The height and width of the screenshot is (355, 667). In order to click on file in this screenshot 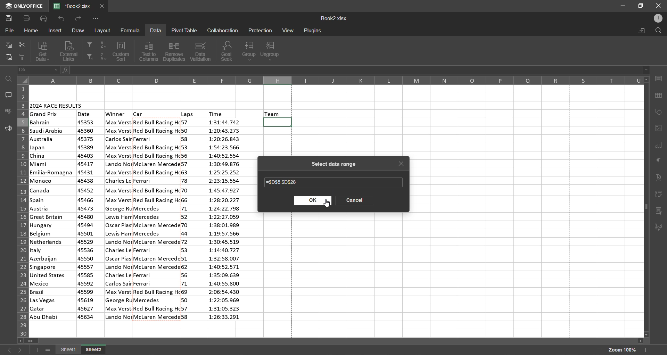, I will do `click(8, 31)`.